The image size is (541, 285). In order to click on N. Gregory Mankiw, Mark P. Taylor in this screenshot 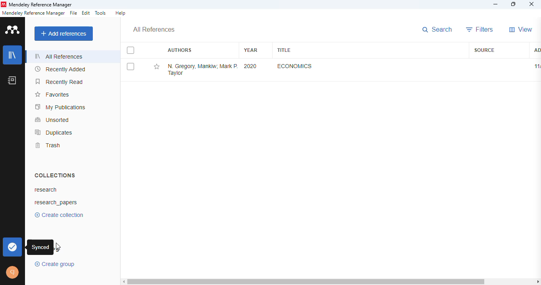, I will do `click(202, 69)`.